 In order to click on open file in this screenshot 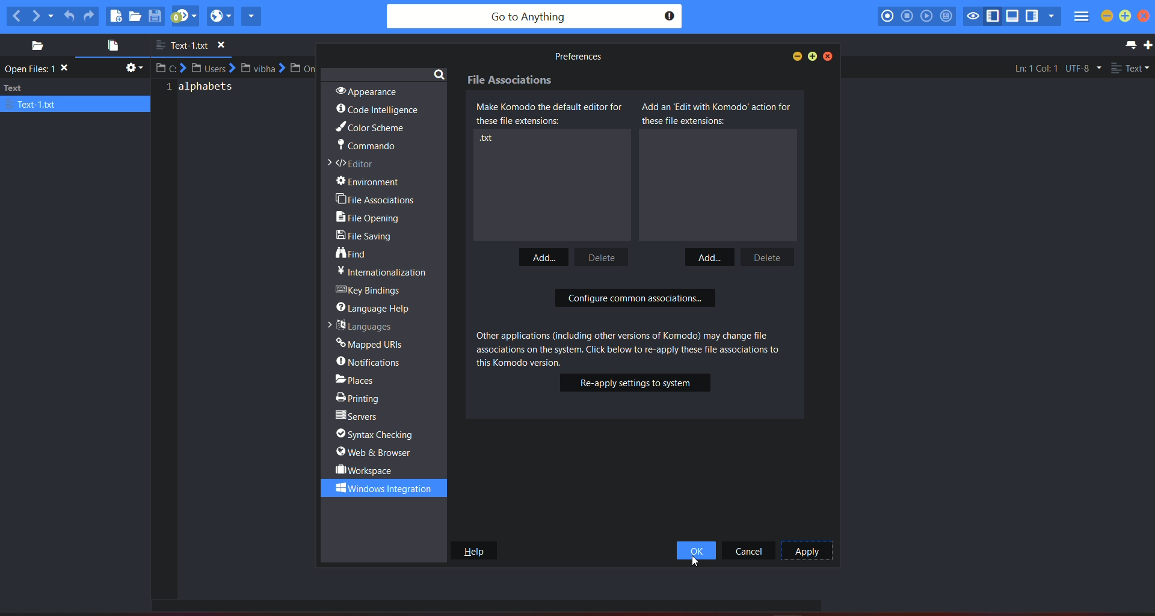, I will do `click(109, 47)`.